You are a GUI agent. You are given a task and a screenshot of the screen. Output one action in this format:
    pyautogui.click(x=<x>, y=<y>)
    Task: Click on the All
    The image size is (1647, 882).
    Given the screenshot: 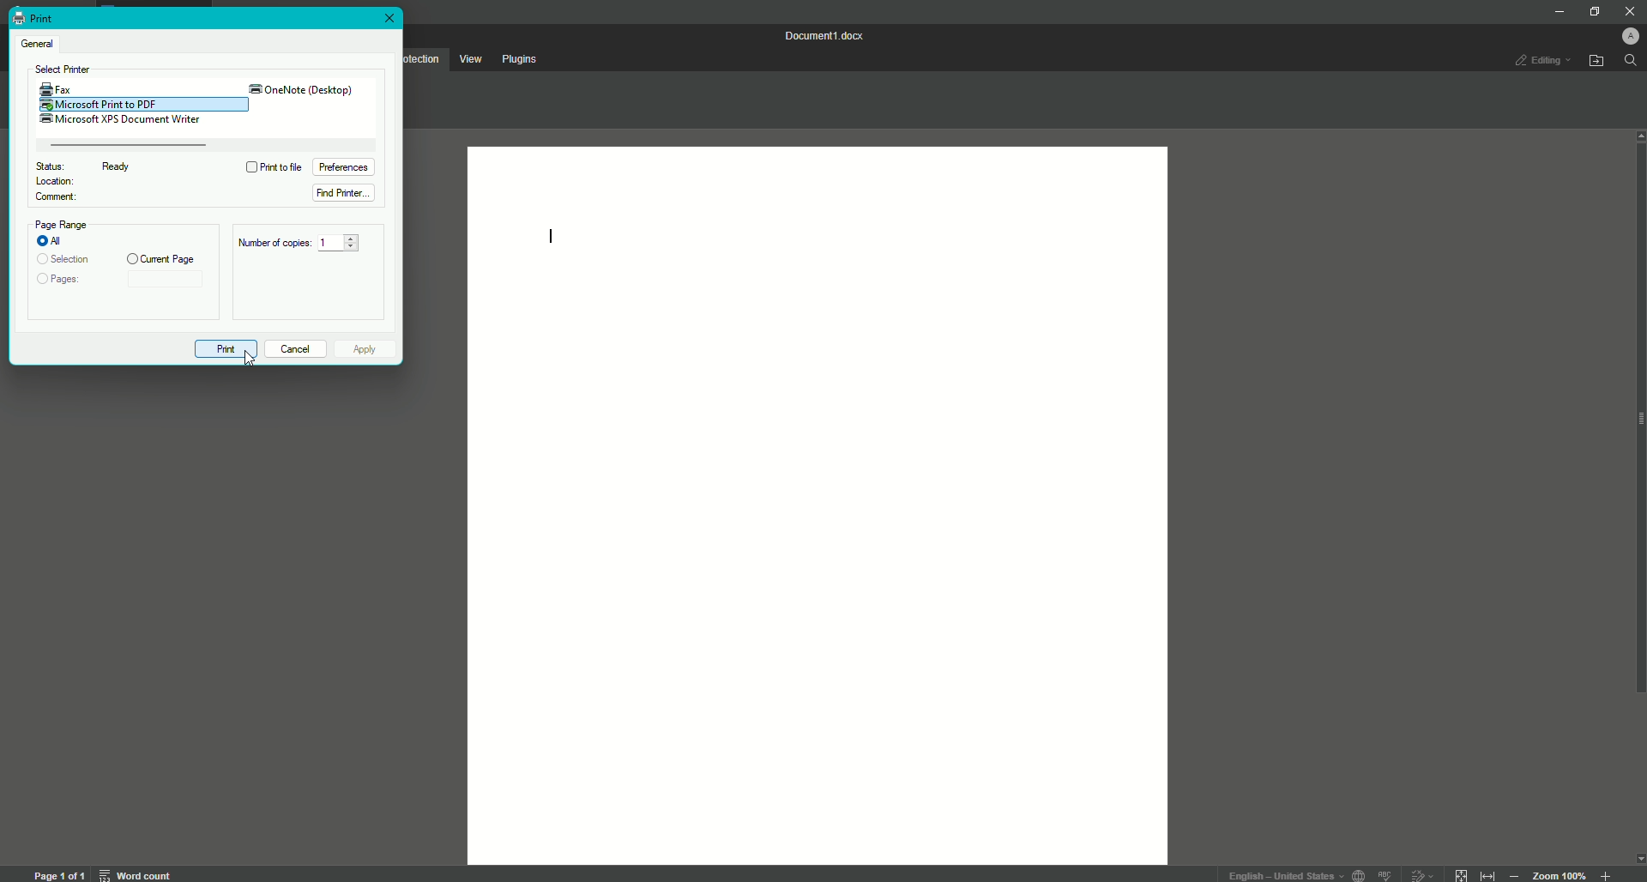 What is the action you would take?
    pyautogui.click(x=52, y=239)
    